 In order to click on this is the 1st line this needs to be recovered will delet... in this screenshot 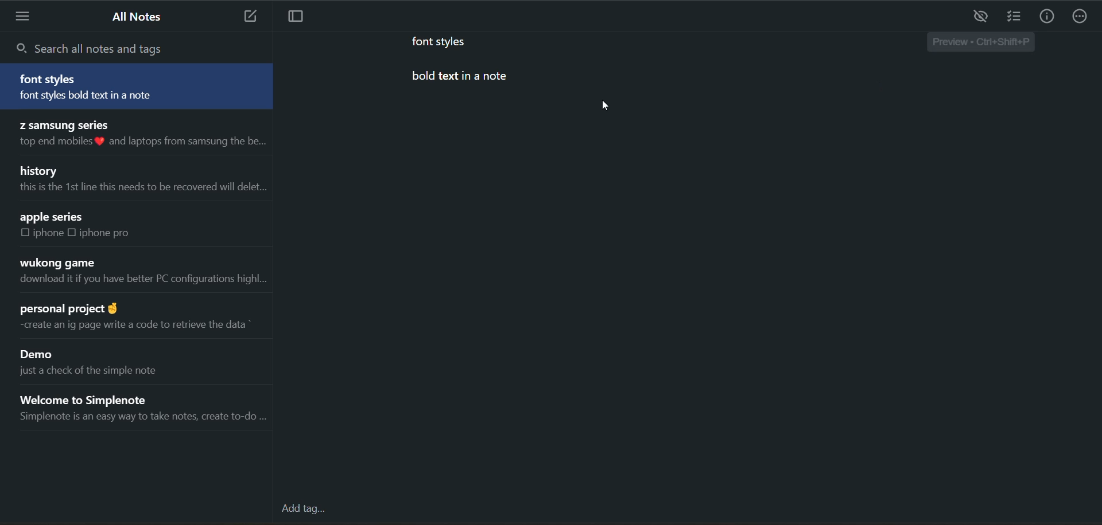, I will do `click(141, 187)`.